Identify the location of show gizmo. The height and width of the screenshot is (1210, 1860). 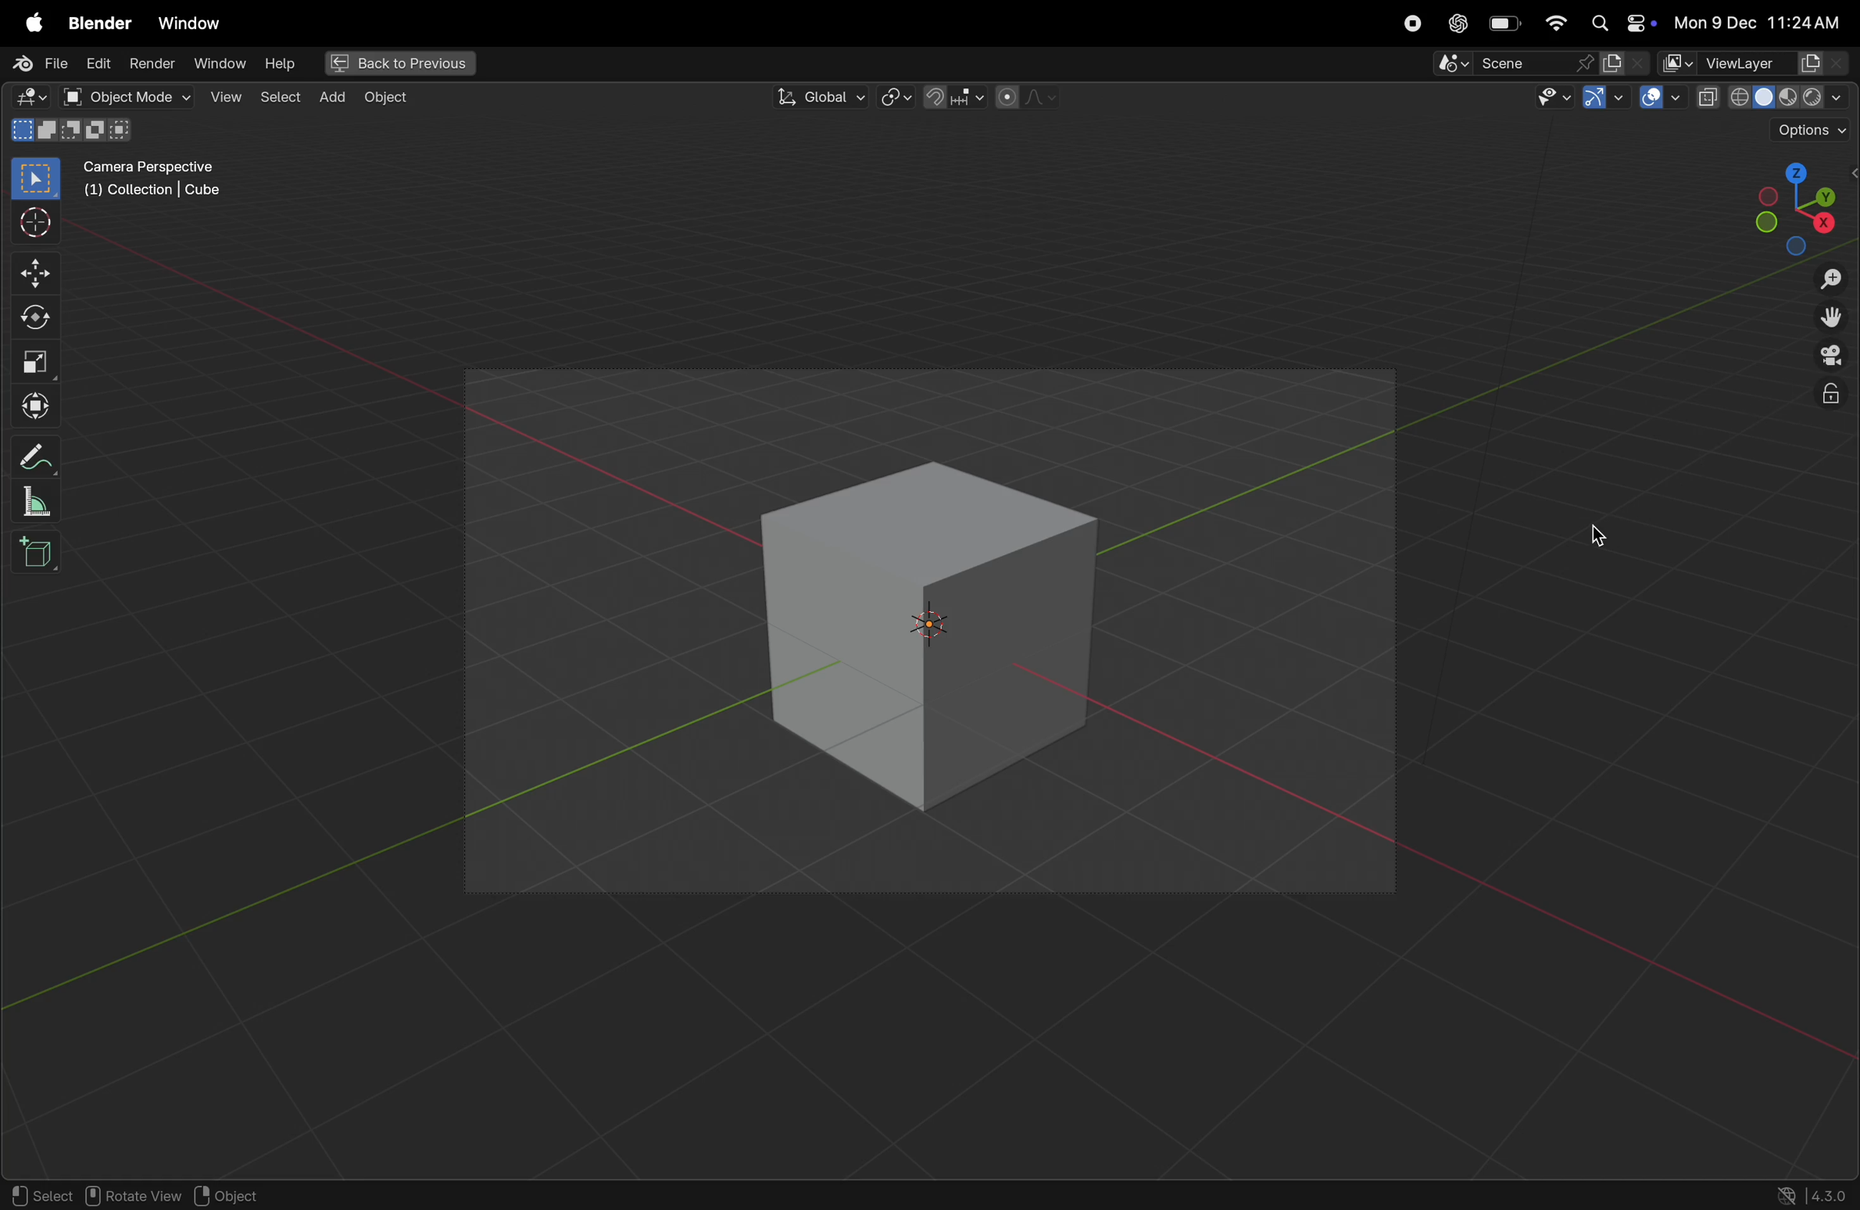
(1604, 97).